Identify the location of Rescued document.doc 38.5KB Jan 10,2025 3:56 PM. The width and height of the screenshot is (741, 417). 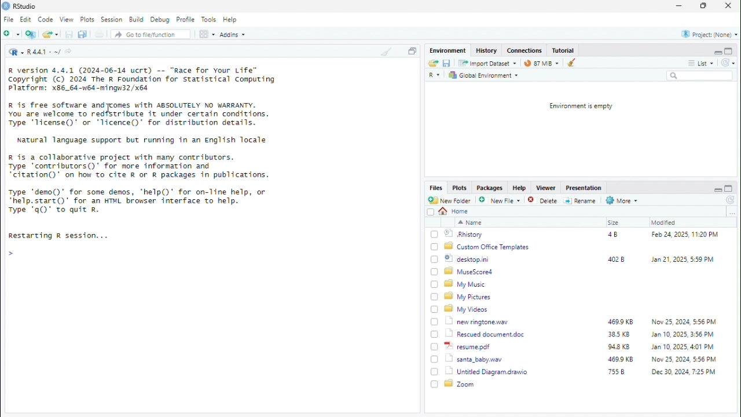
(582, 334).